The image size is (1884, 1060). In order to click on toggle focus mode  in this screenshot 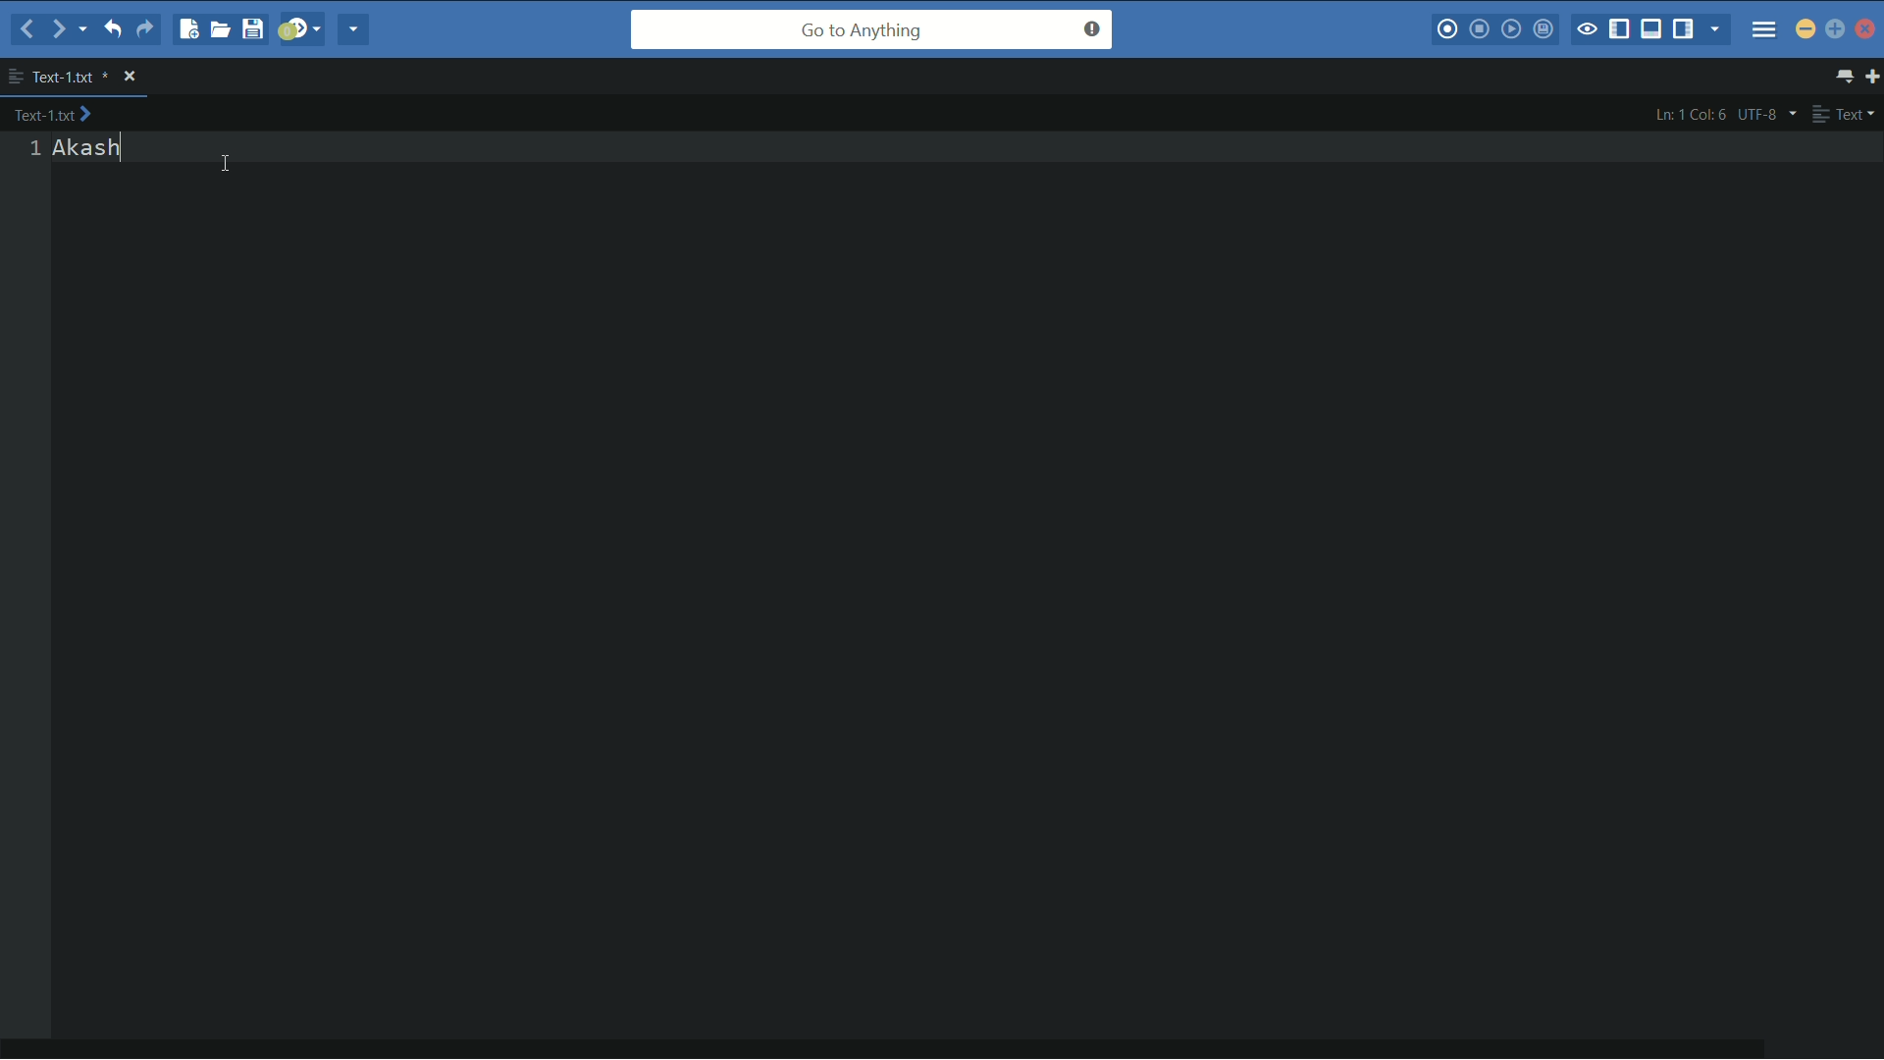, I will do `click(1586, 29)`.